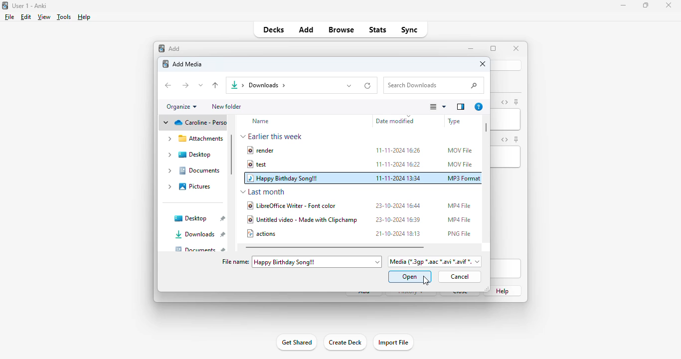  I want to click on 11-11-2024, so click(399, 165).